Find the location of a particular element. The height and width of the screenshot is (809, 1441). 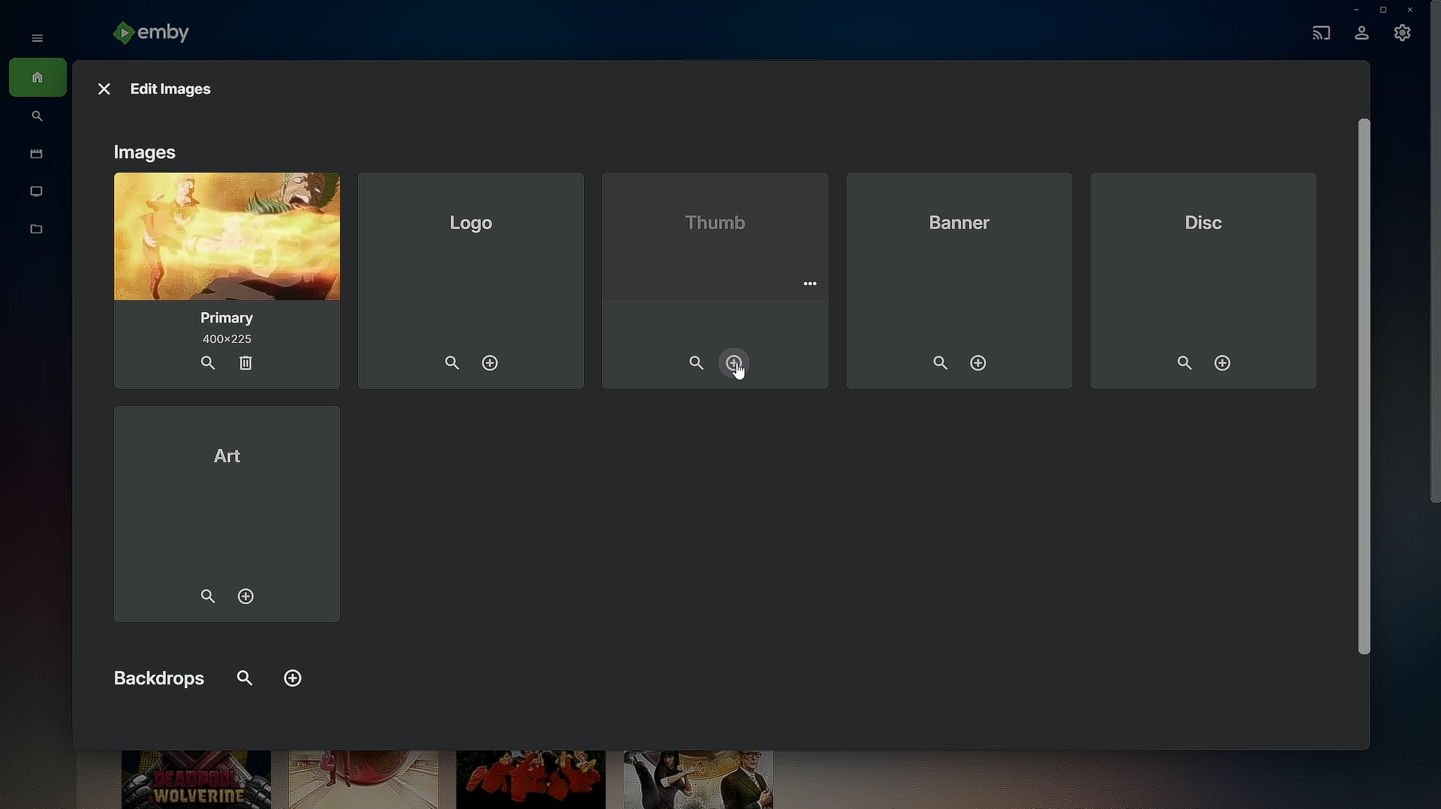

Settings is located at coordinates (1403, 37).